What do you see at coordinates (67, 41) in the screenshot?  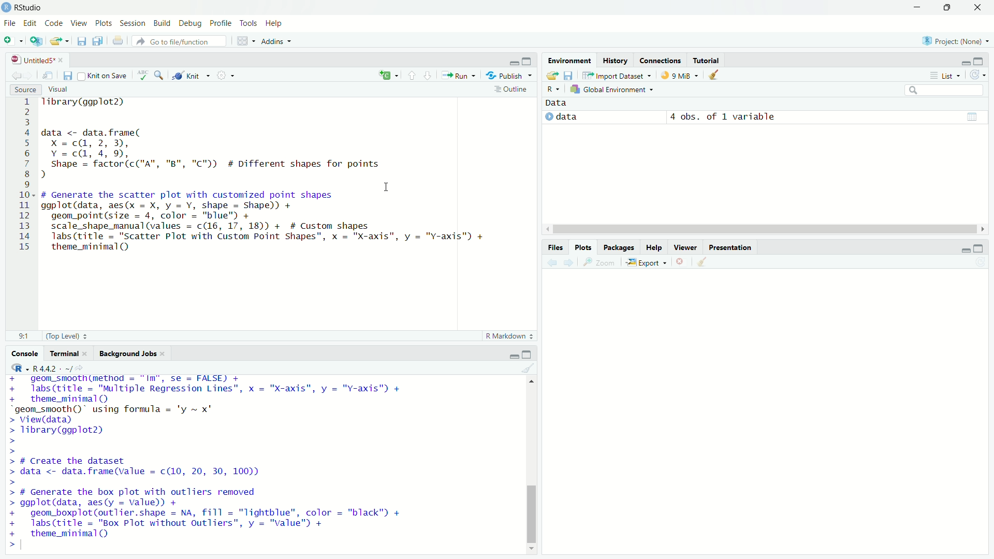 I see `Open recent files` at bounding box center [67, 41].